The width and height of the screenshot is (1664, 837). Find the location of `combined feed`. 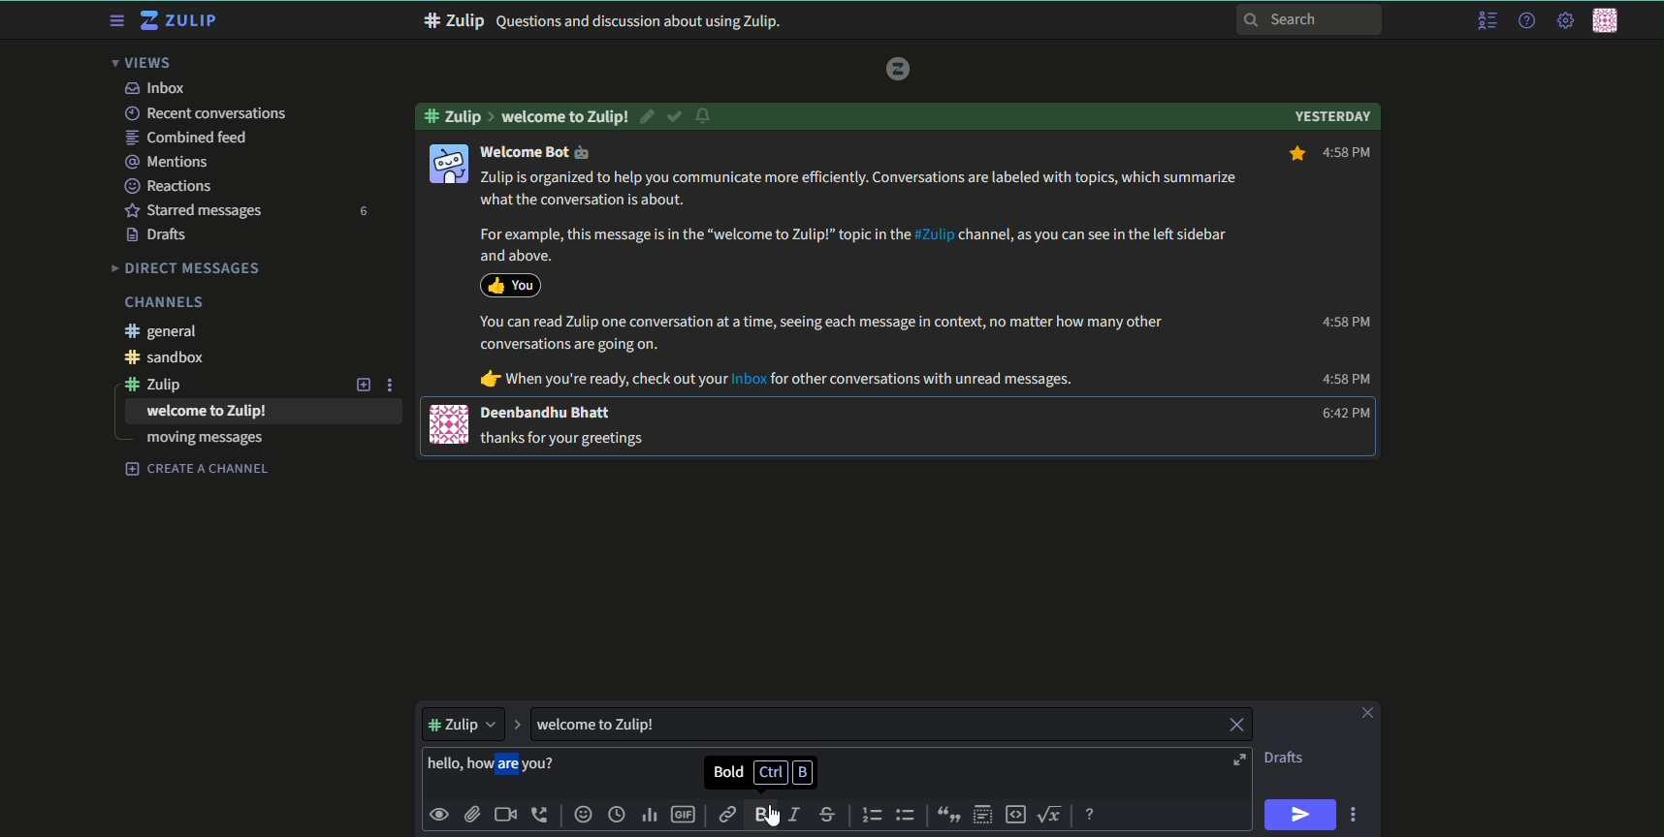

combined feed is located at coordinates (189, 138).